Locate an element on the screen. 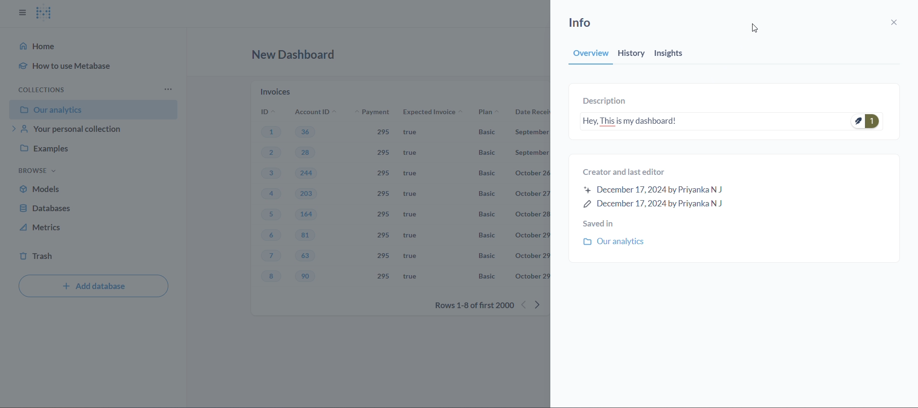 The height and width of the screenshot is (408, 918). 244 is located at coordinates (306, 173).